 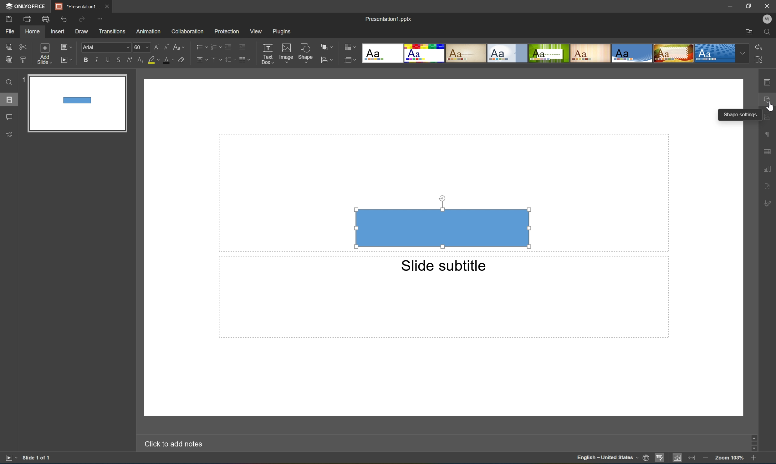 I want to click on icon, so click(x=323, y=59).